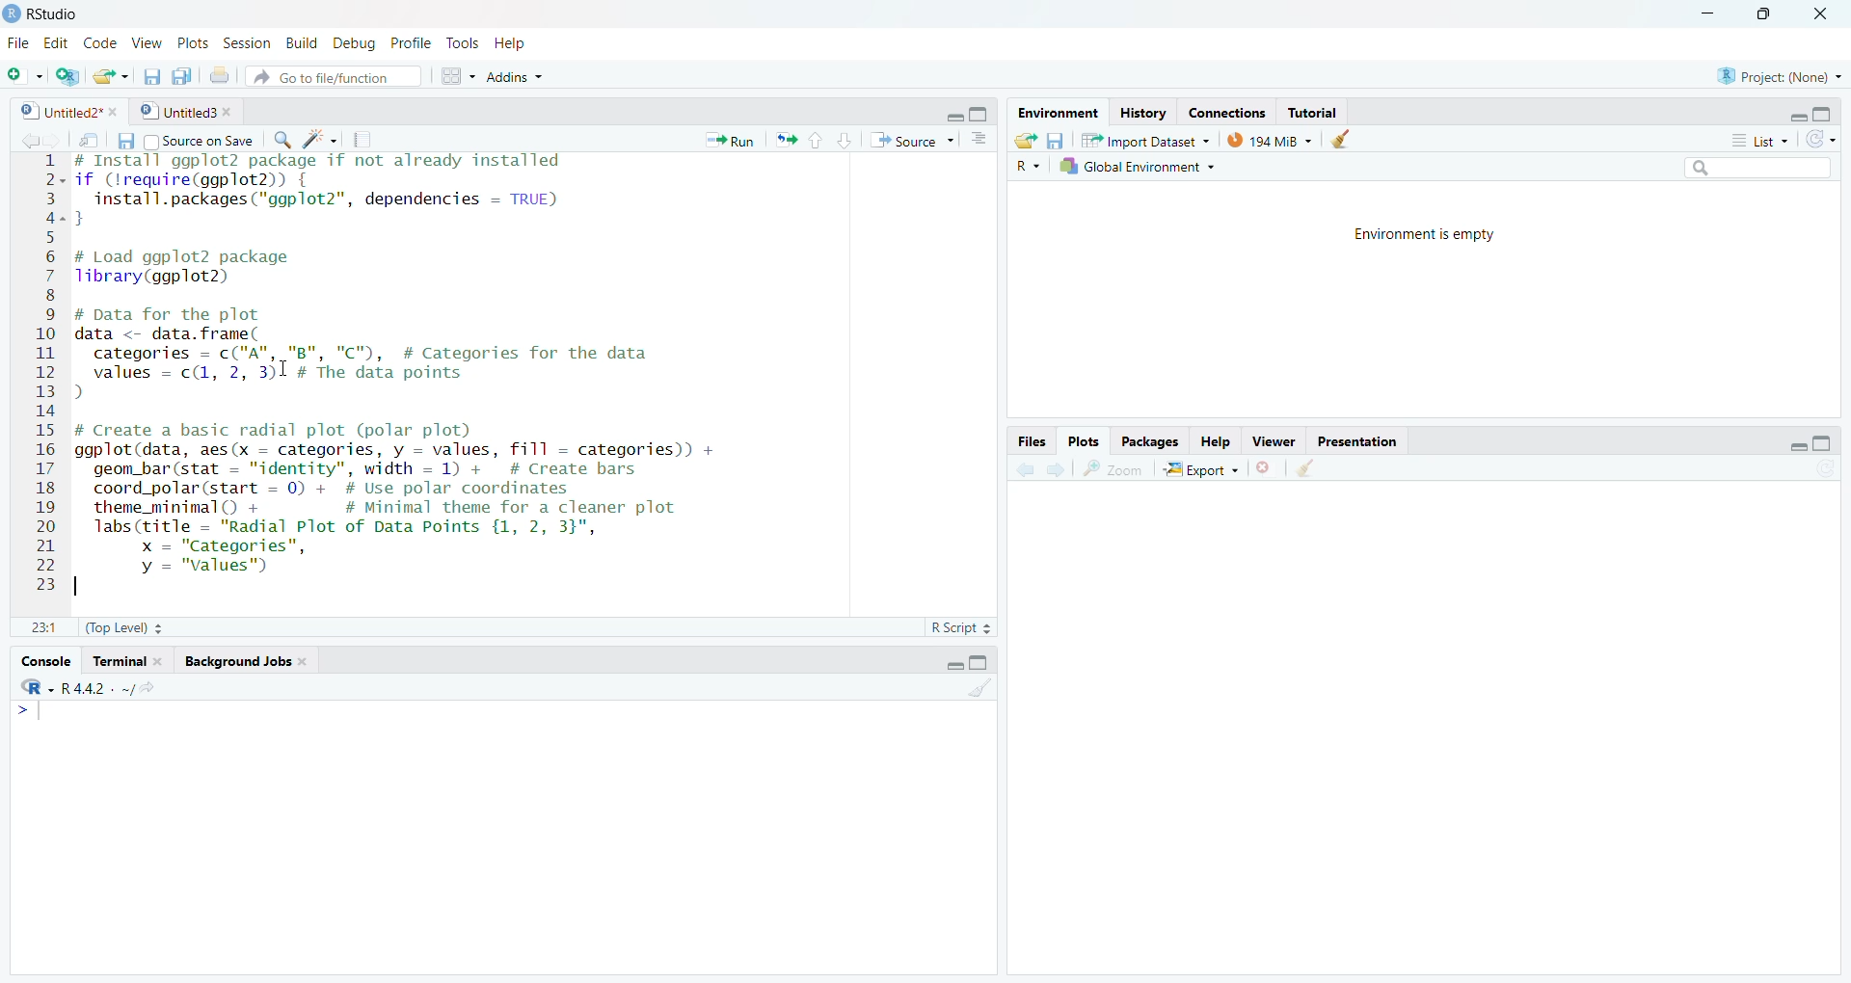  I want to click on Cleaner, so click(979, 690).